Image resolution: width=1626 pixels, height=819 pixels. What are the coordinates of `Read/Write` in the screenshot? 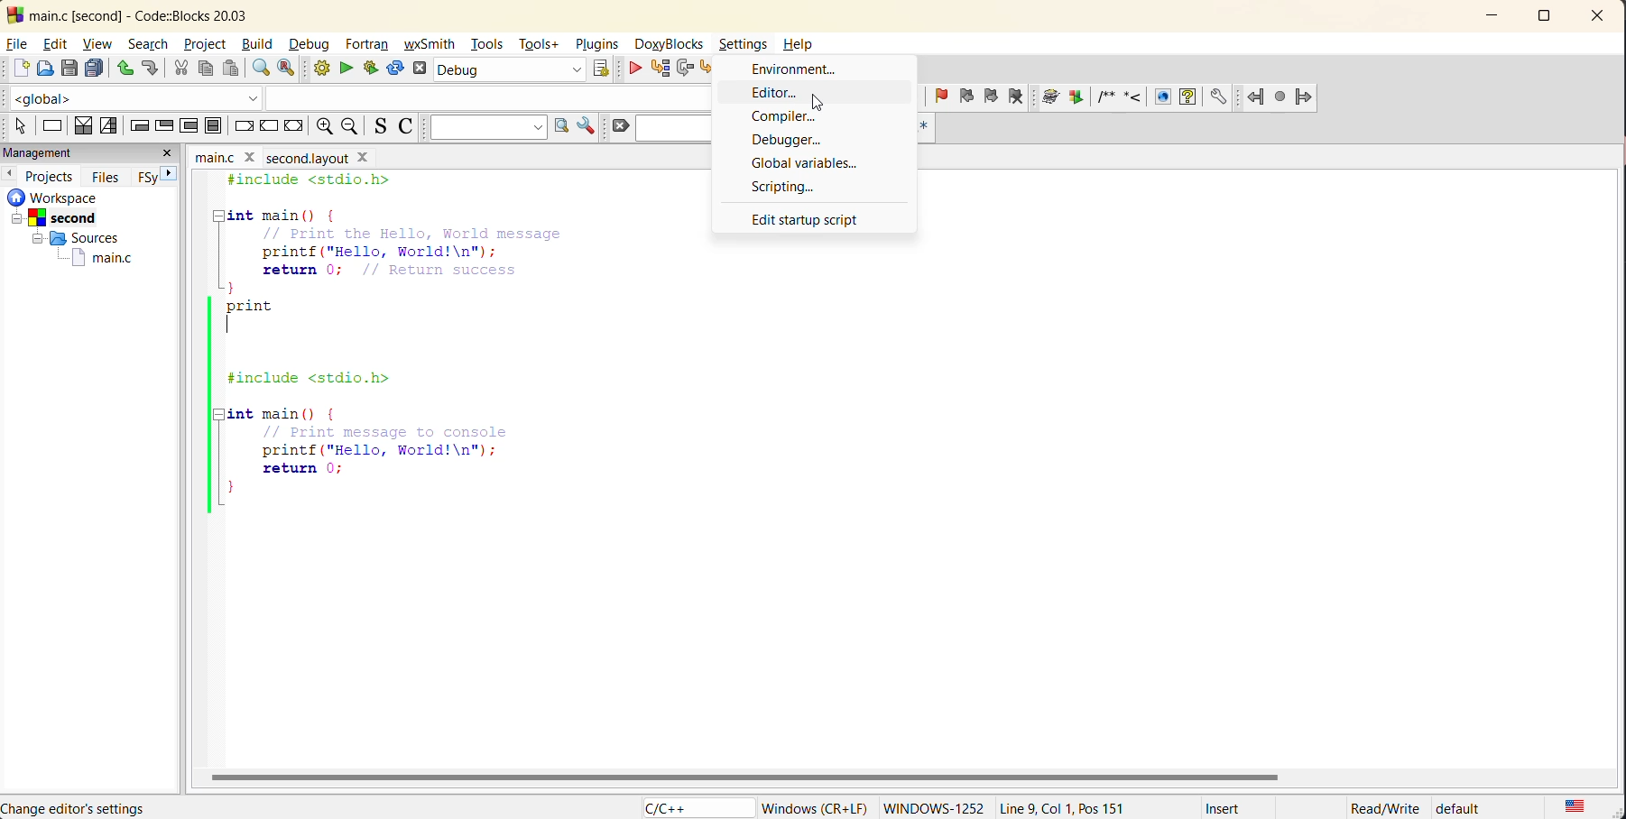 It's located at (1384, 807).